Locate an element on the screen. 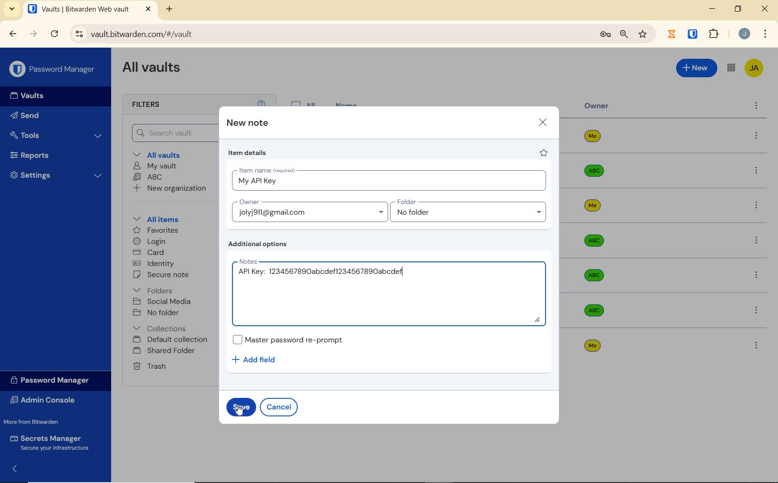 The image size is (778, 483). cursor is located at coordinates (238, 412).